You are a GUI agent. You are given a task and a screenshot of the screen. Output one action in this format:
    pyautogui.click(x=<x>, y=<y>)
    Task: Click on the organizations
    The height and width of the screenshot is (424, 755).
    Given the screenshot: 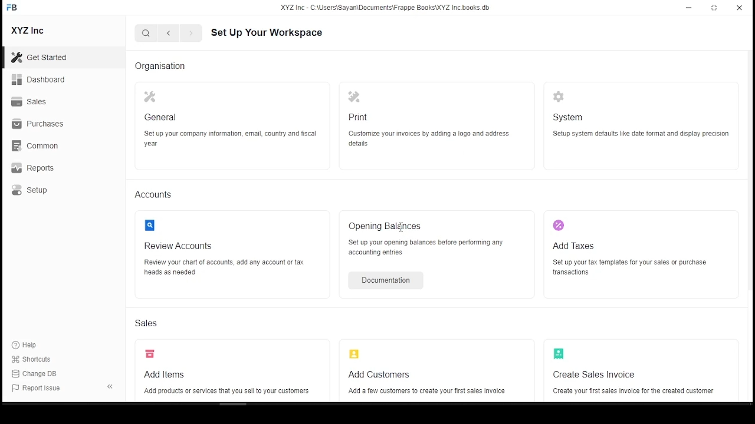 What is the action you would take?
    pyautogui.click(x=160, y=65)
    